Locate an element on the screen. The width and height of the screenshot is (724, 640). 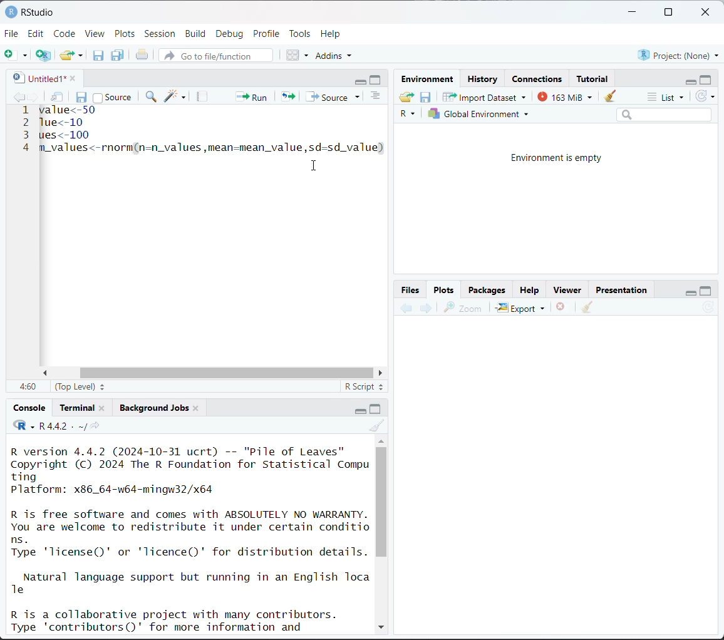
up is located at coordinates (381, 440).